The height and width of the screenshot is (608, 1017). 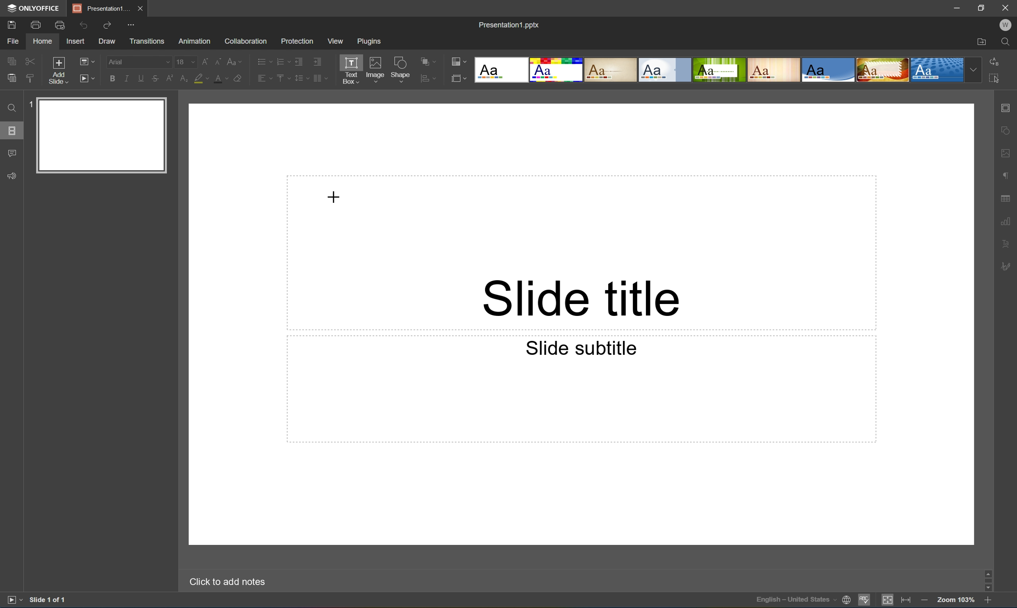 I want to click on Scroll Up, so click(x=987, y=569).